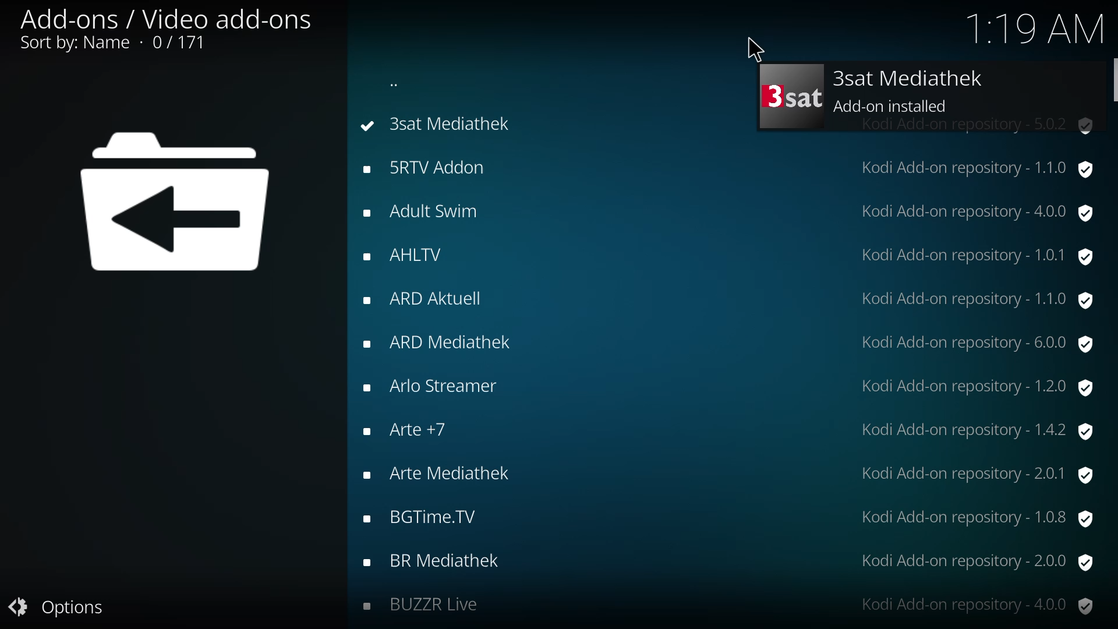 The height and width of the screenshot is (629, 1118). I want to click on version, so click(972, 560).